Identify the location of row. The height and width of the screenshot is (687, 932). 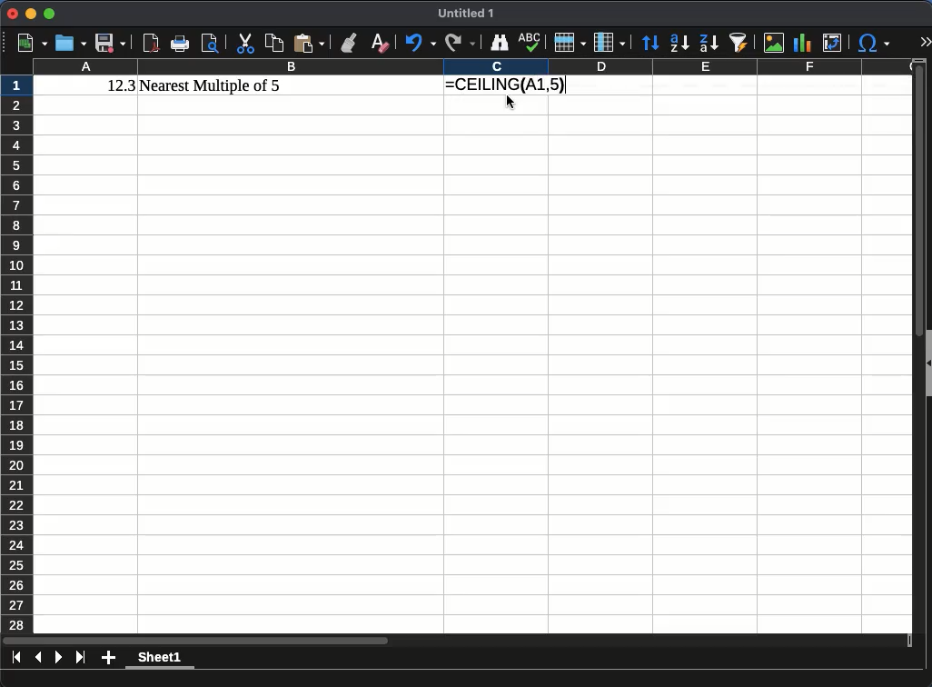
(569, 42).